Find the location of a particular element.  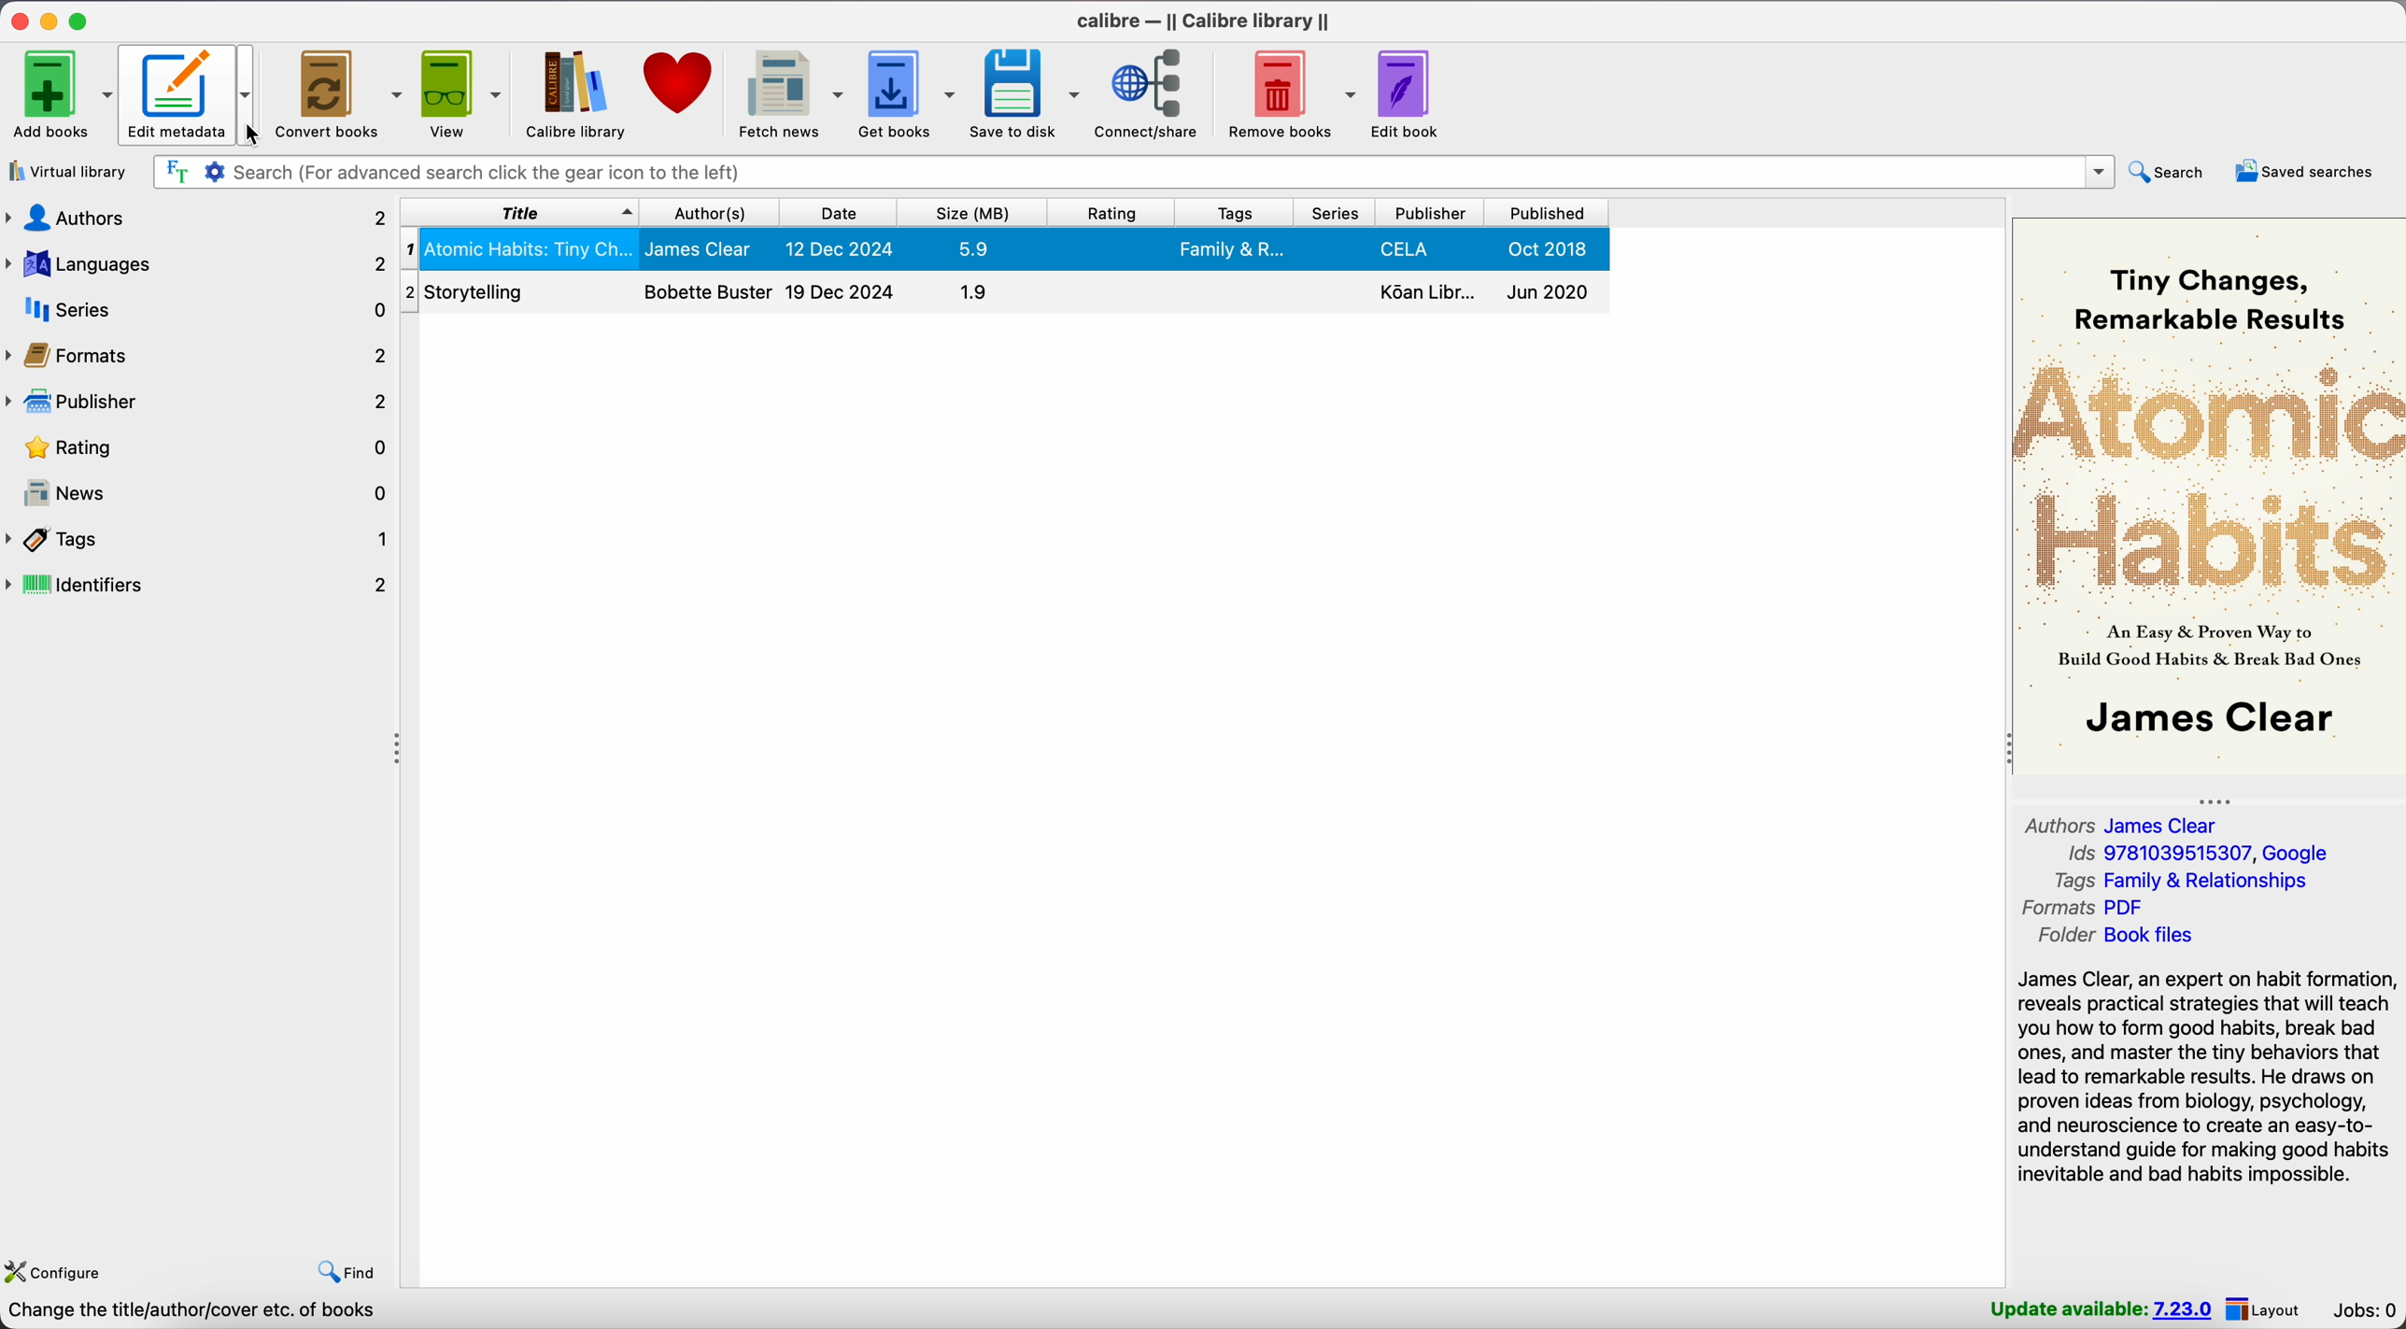

Add books is located at coordinates (60, 92).